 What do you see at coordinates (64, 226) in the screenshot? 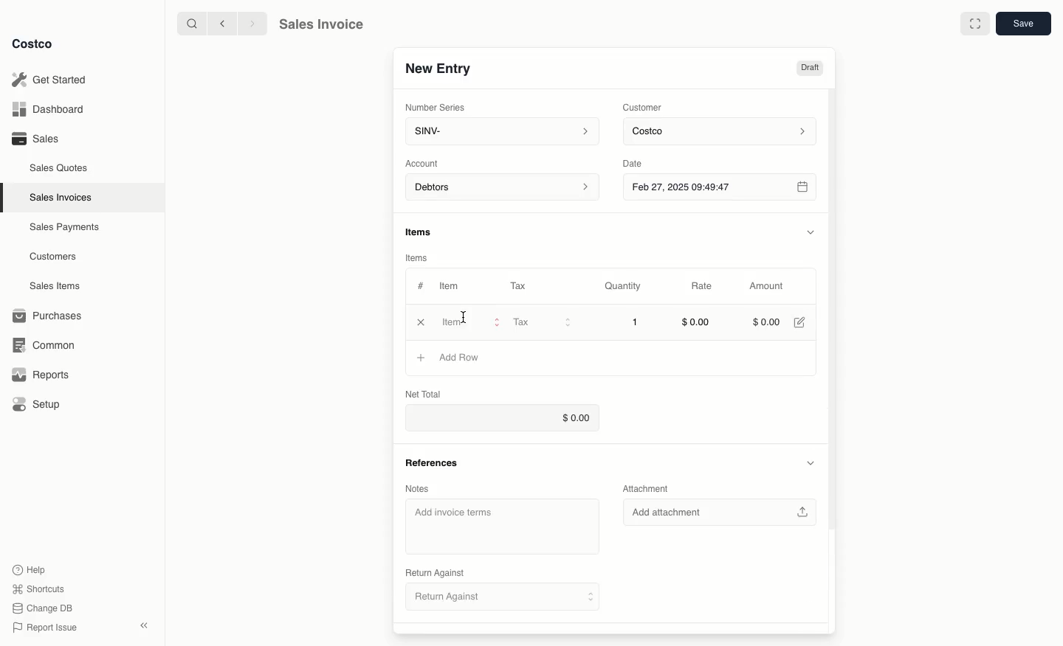
I see `‘Sales Payments` at bounding box center [64, 226].